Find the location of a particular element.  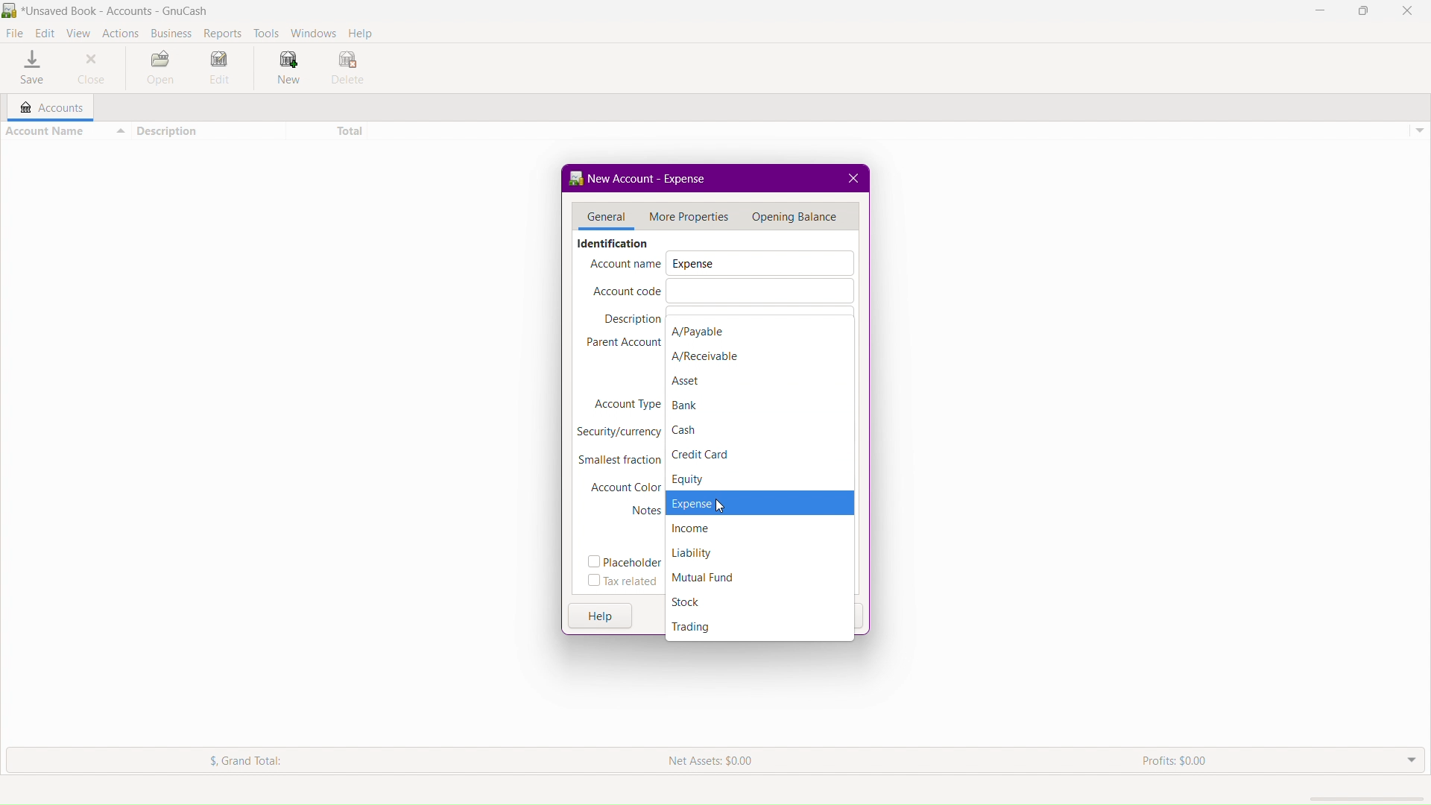

close is located at coordinates (856, 176).